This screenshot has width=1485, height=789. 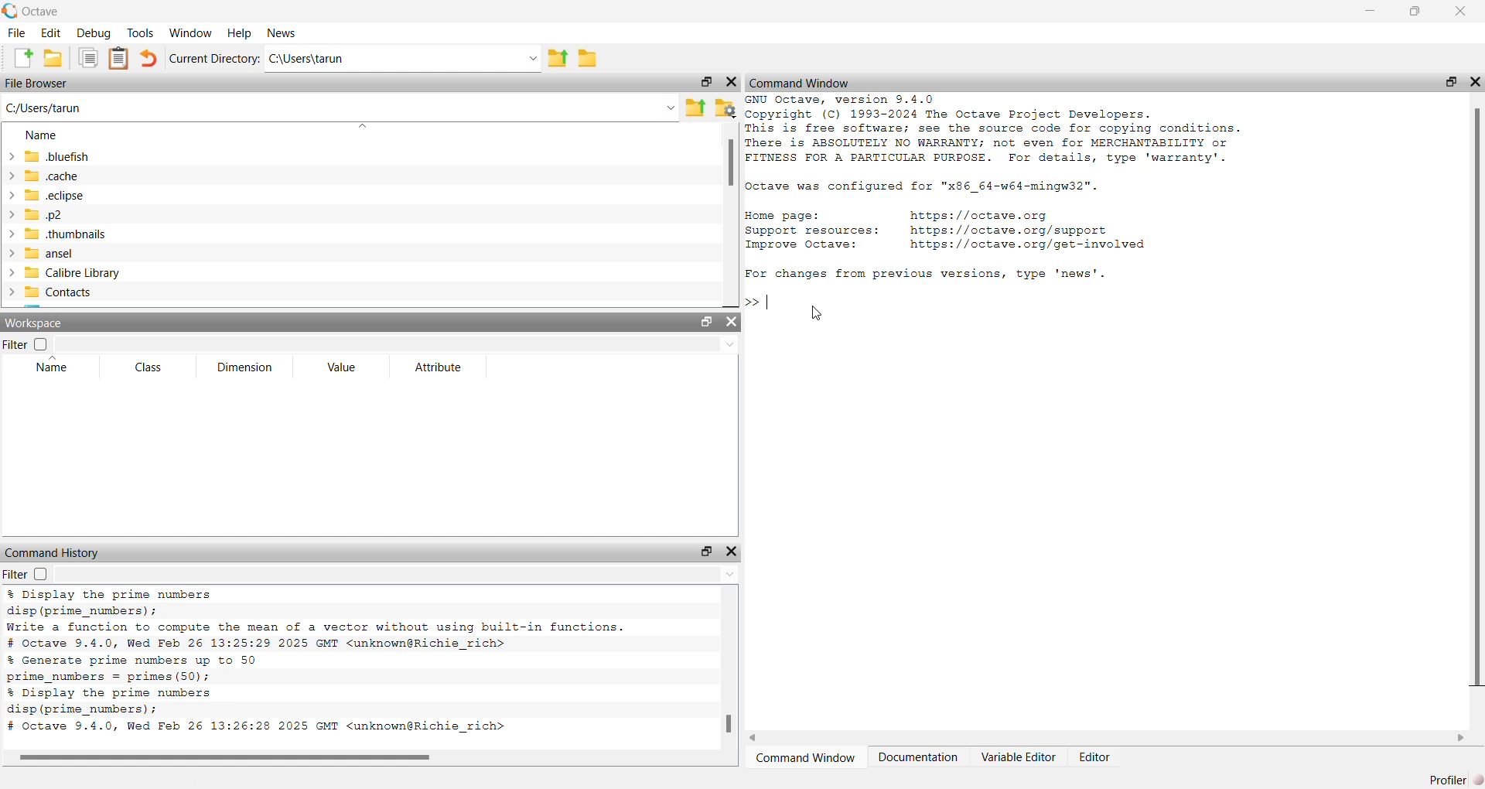 I want to click on typing indicator, so click(x=769, y=302).